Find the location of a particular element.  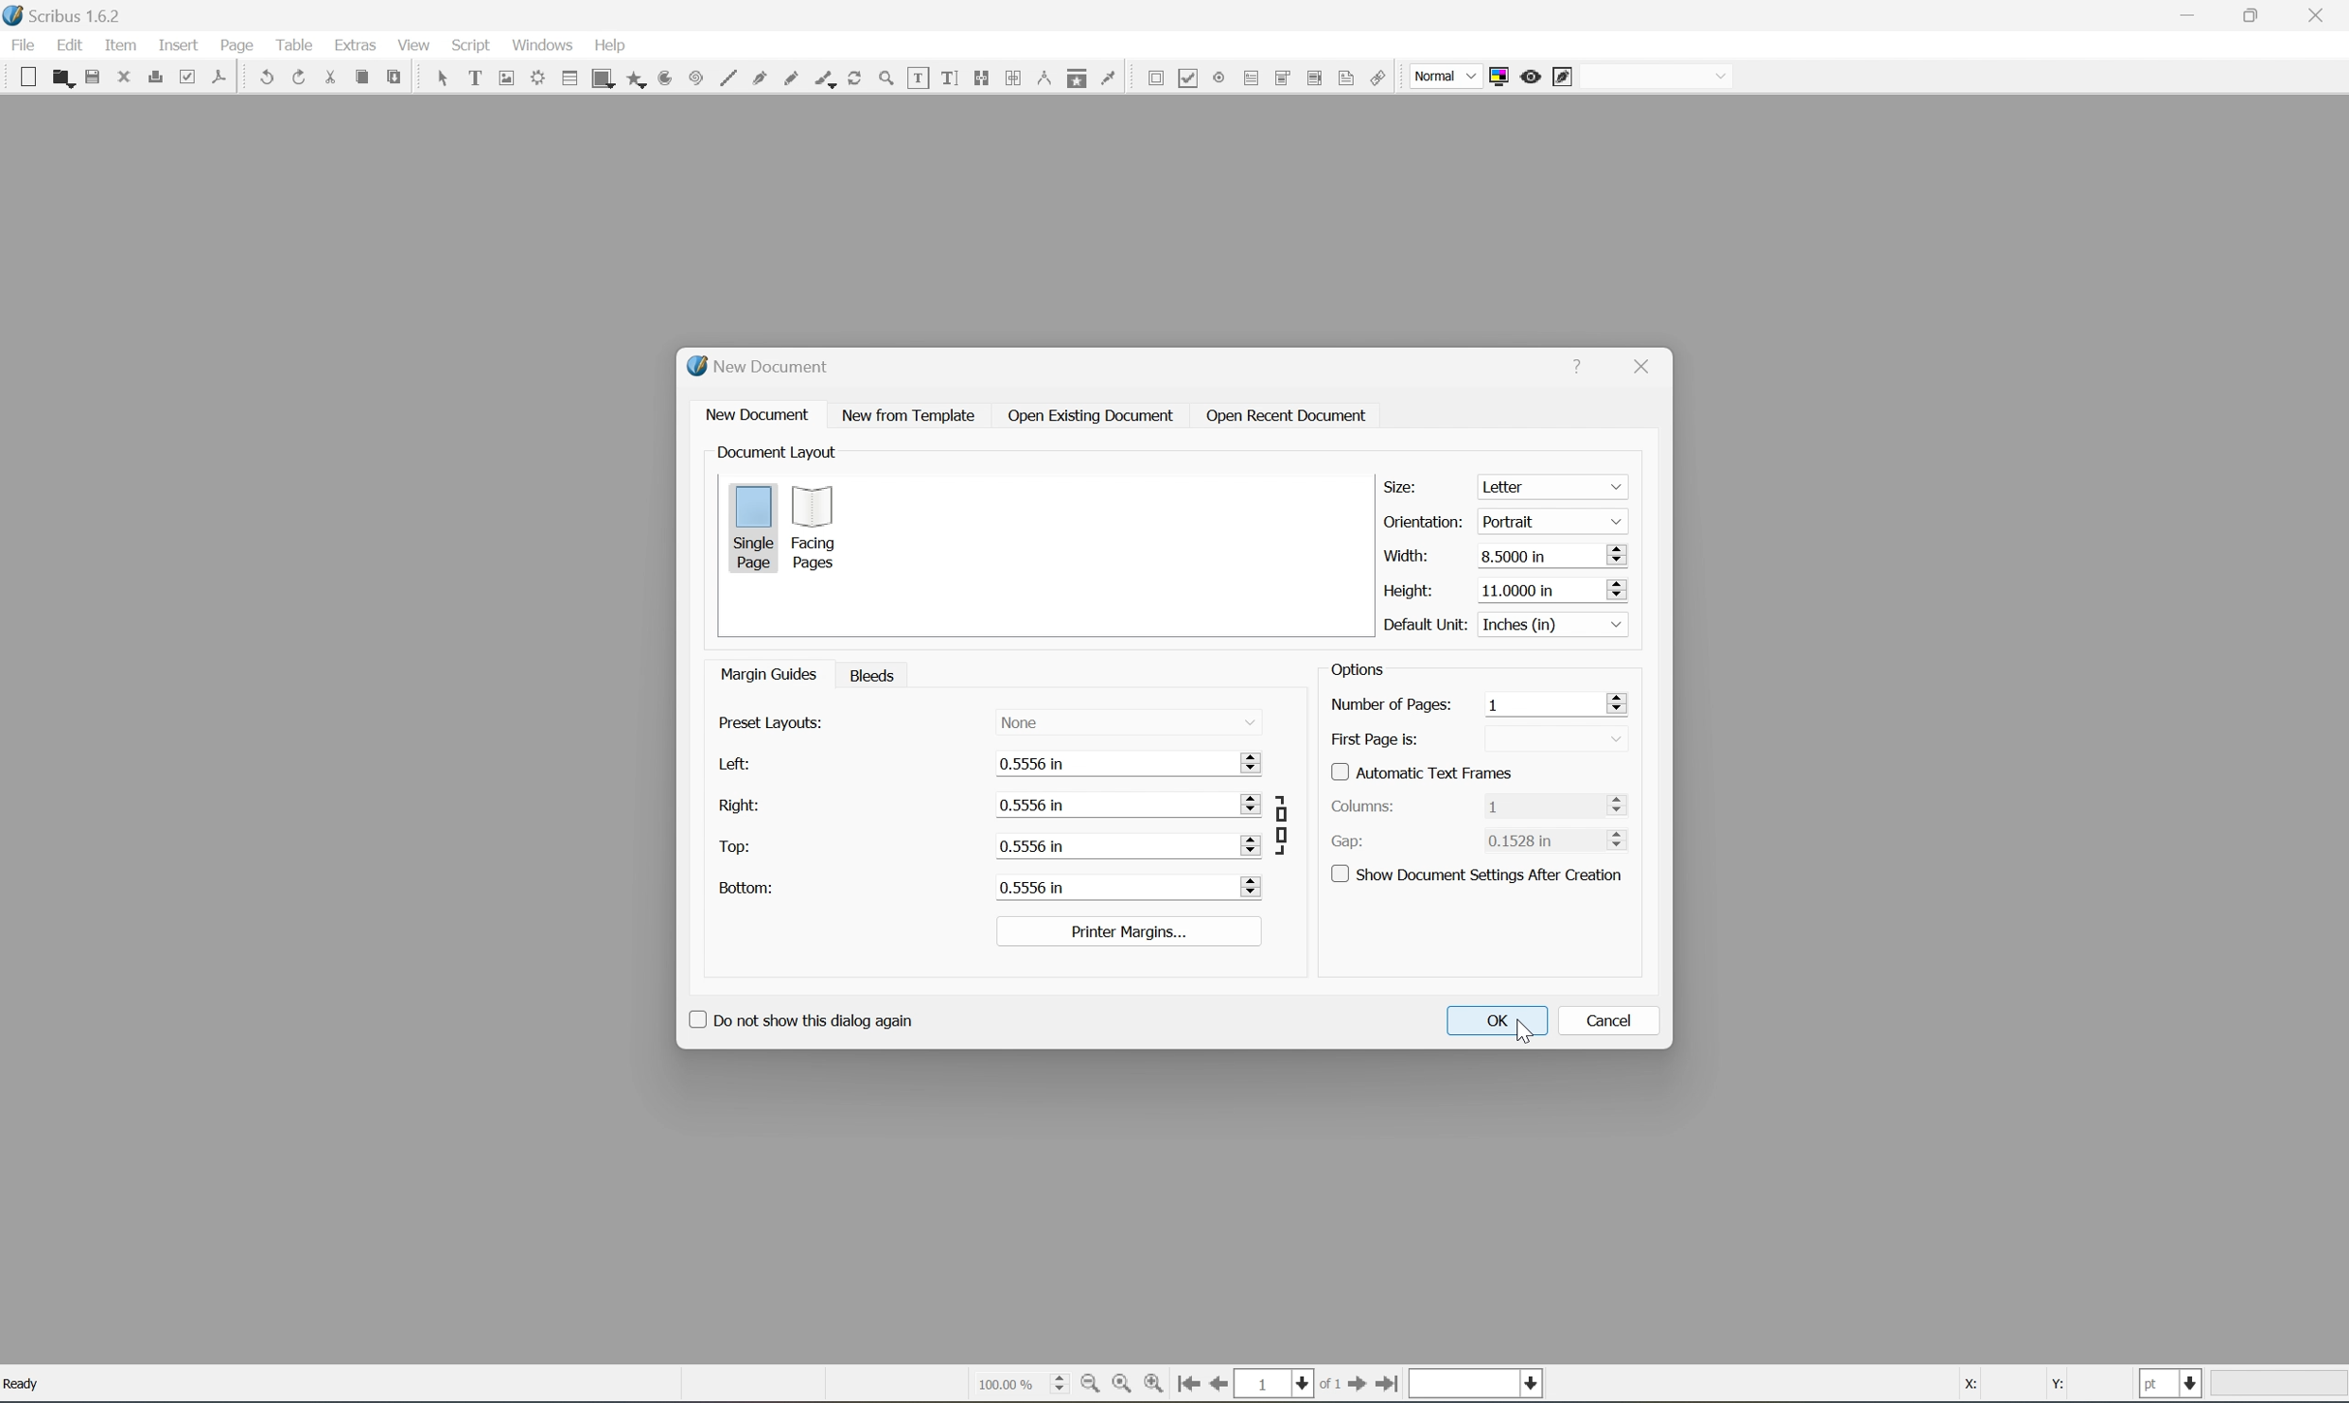

cut is located at coordinates (332, 75).